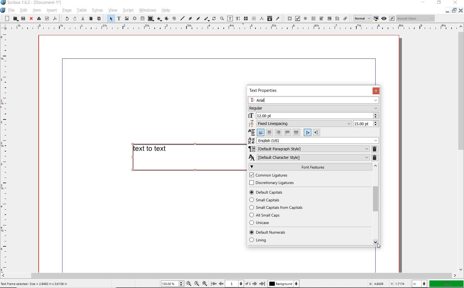 The width and height of the screenshot is (464, 288). I want to click on cut, so click(83, 19).